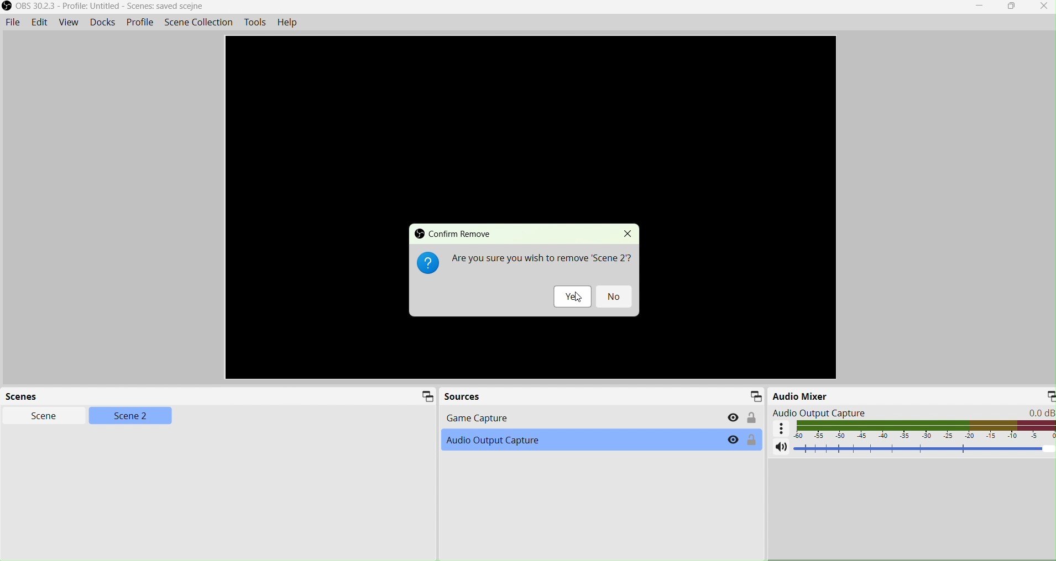 The width and height of the screenshot is (1056, 561). Describe the element at coordinates (541, 258) in the screenshot. I see `re you sure you wish to remove 'Scene 2?` at that location.